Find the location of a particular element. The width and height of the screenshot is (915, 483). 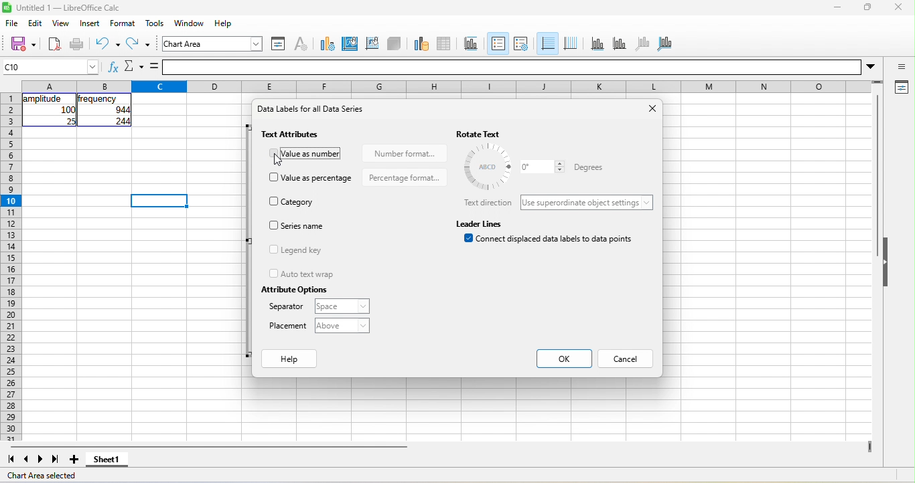

use superordinate object settings is located at coordinates (589, 203).